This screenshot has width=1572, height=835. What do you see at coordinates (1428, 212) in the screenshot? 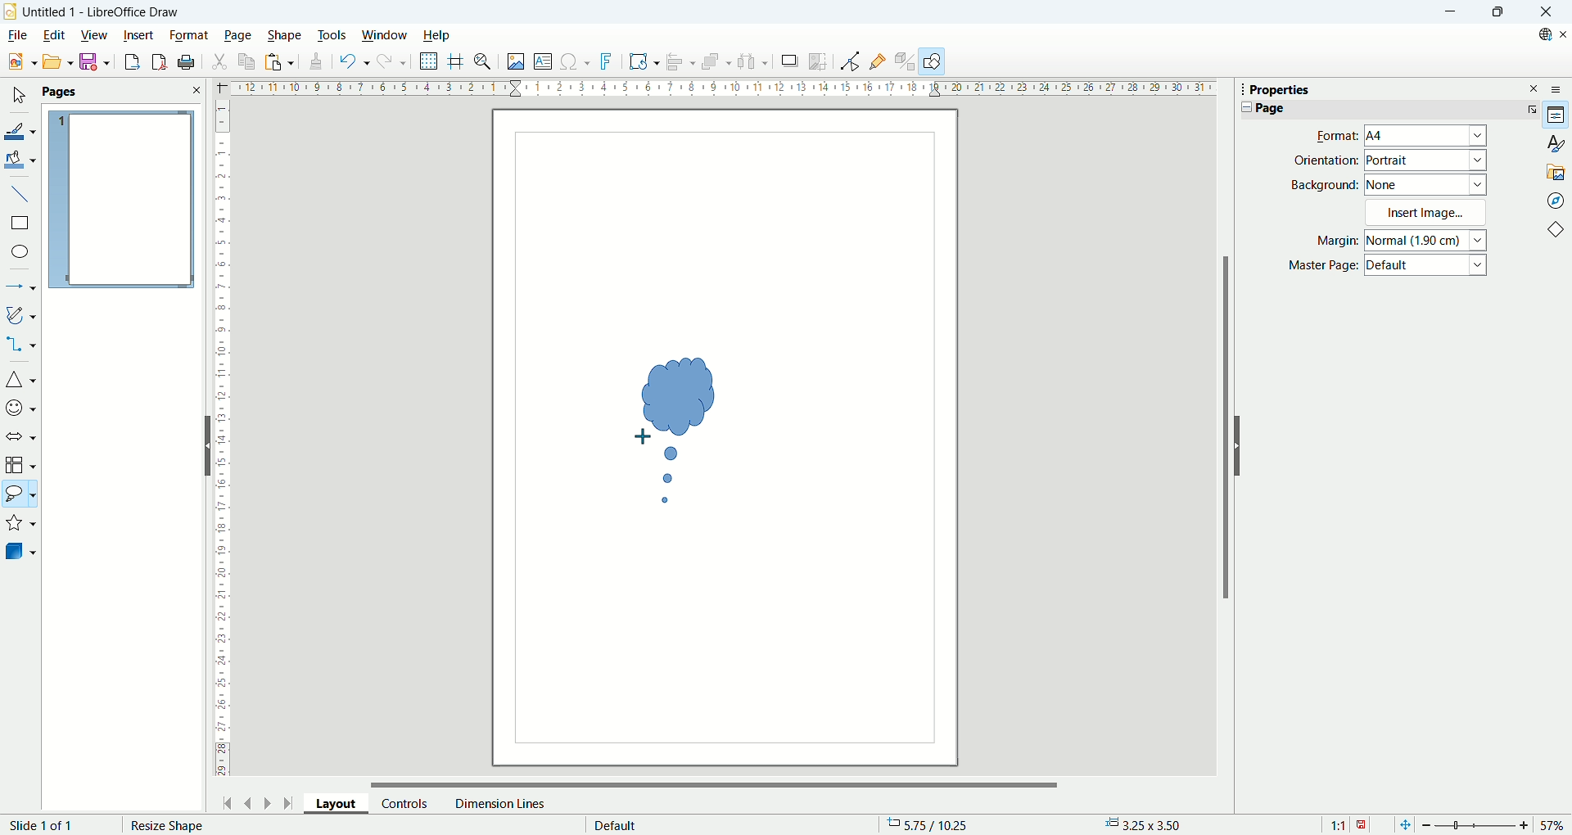
I see `Insert Image` at bounding box center [1428, 212].